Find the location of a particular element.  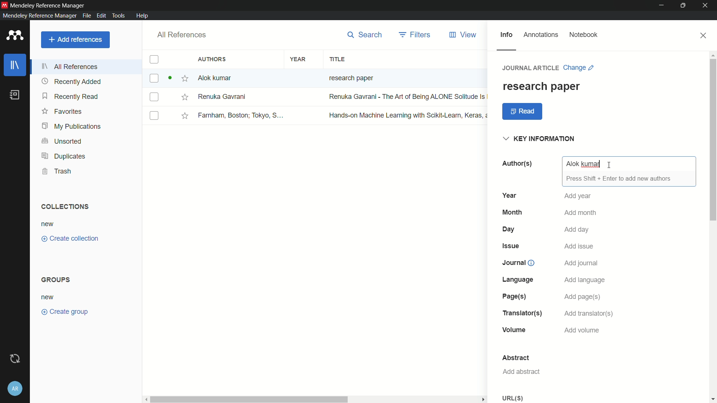

sync is located at coordinates (16, 359).